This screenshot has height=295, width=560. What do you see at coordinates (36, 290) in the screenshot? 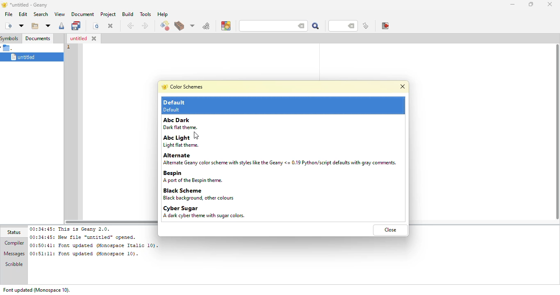
I see `font updated (monospace 10).` at bounding box center [36, 290].